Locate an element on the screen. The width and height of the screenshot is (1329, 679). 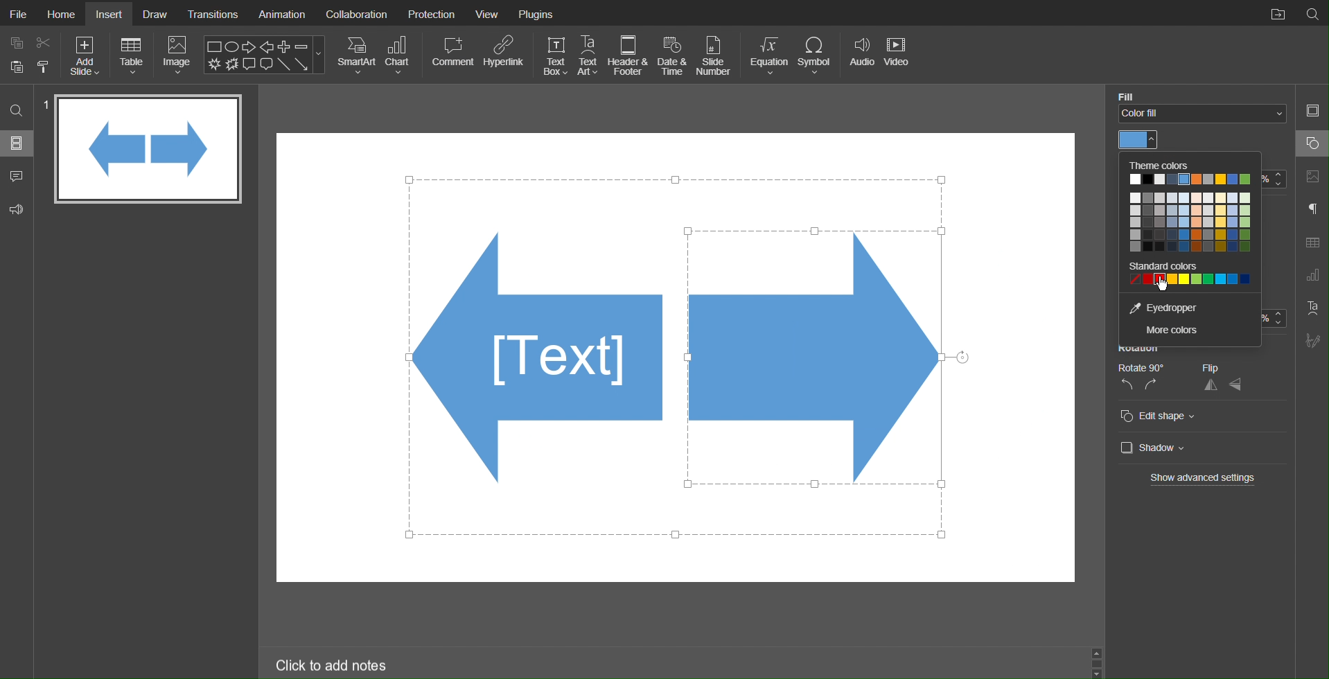
copy is located at coordinates (15, 42).